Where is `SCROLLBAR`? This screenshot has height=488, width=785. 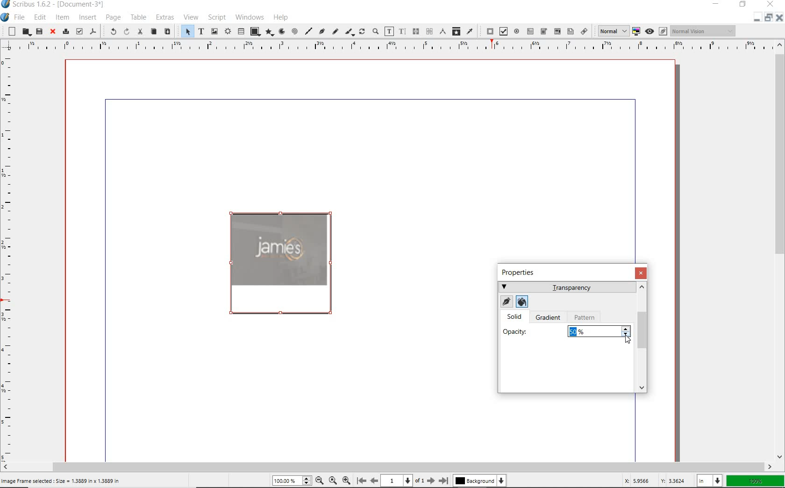
SCROLLBAR is located at coordinates (387, 466).